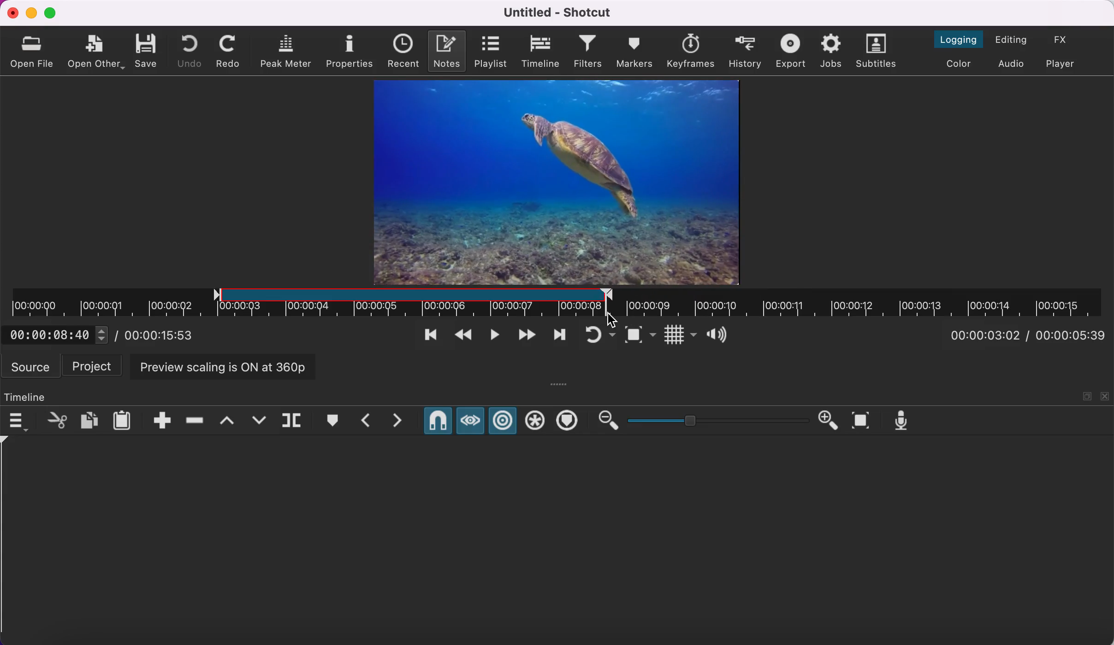 This screenshot has height=645, width=1114. Describe the element at coordinates (19, 419) in the screenshot. I see `timeline menu` at that location.